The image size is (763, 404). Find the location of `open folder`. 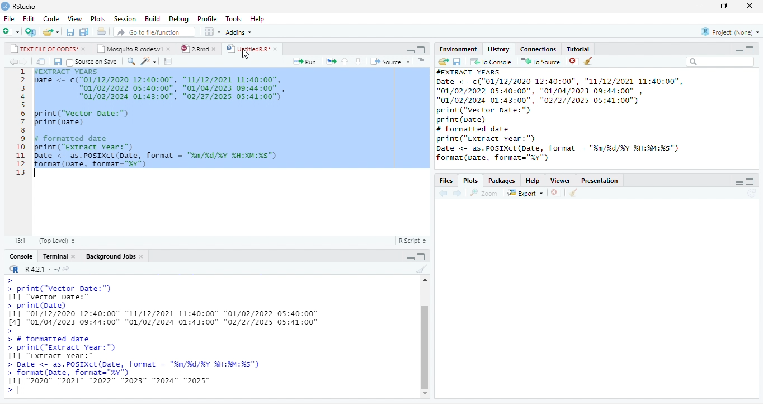

open folder is located at coordinates (444, 62).